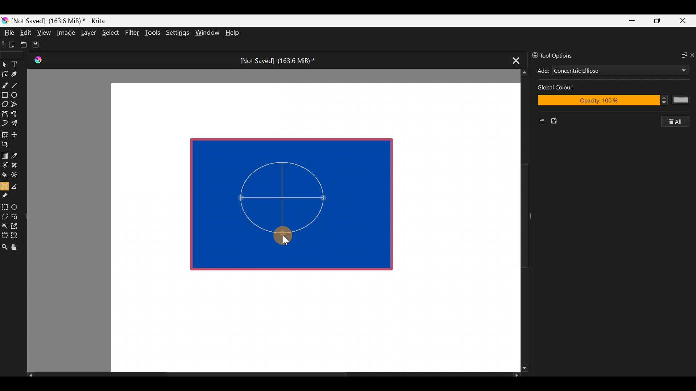  Describe the element at coordinates (4, 173) in the screenshot. I see `Fill a contiguous area of colour with colour/fill a selection` at that location.